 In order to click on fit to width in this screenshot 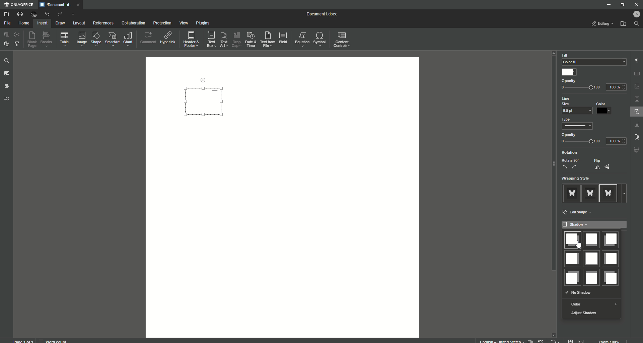, I will do `click(582, 340)`.